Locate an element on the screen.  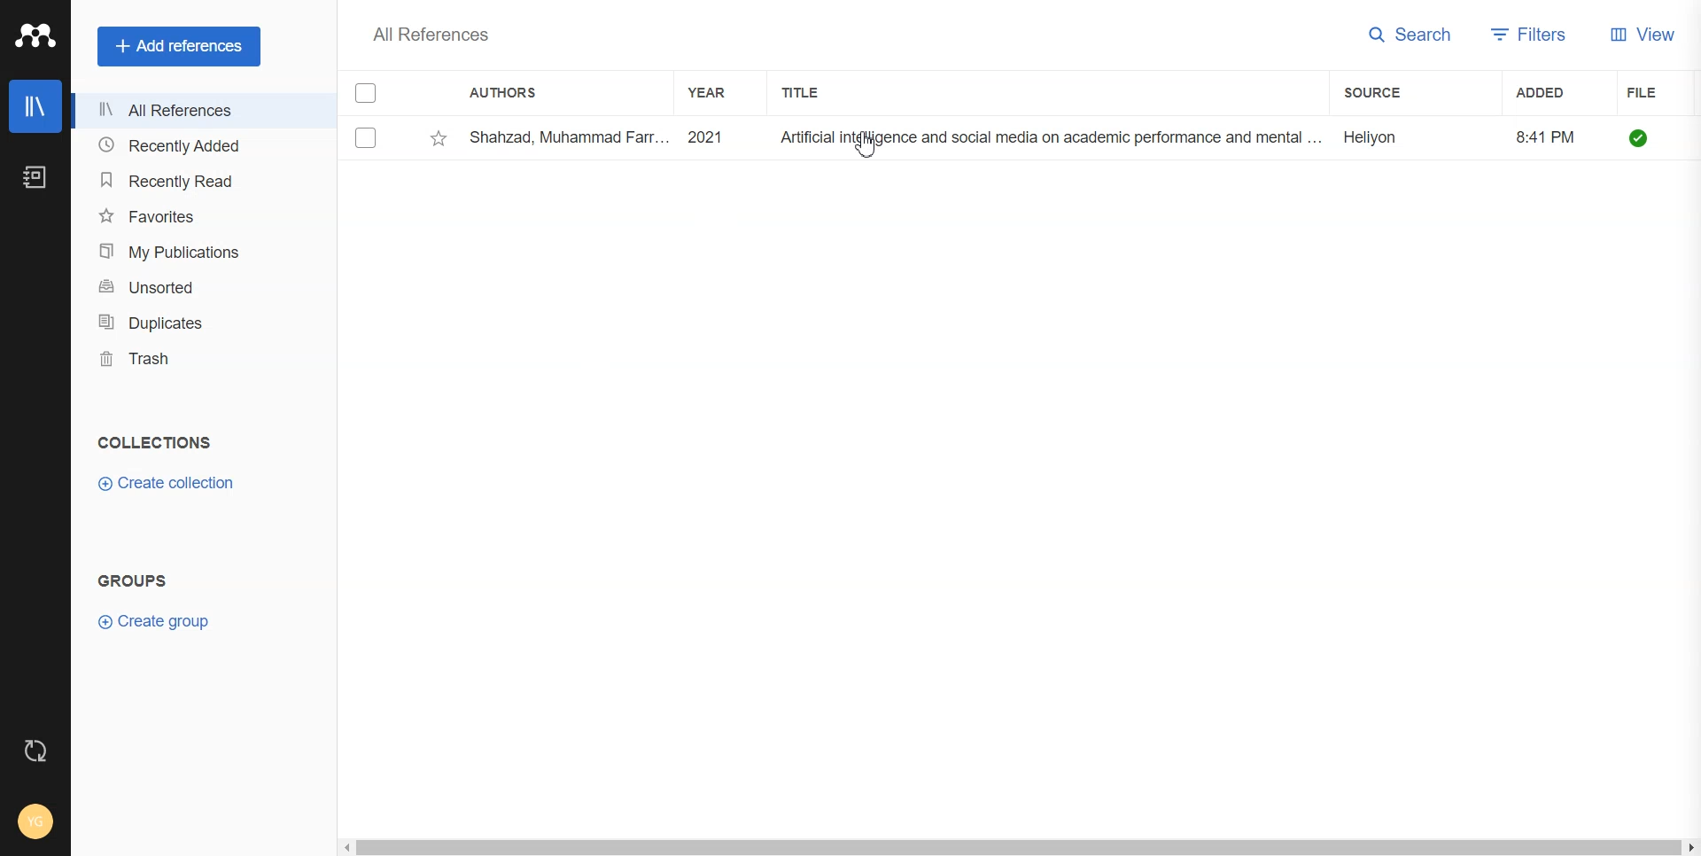
Authors is located at coordinates (504, 91).